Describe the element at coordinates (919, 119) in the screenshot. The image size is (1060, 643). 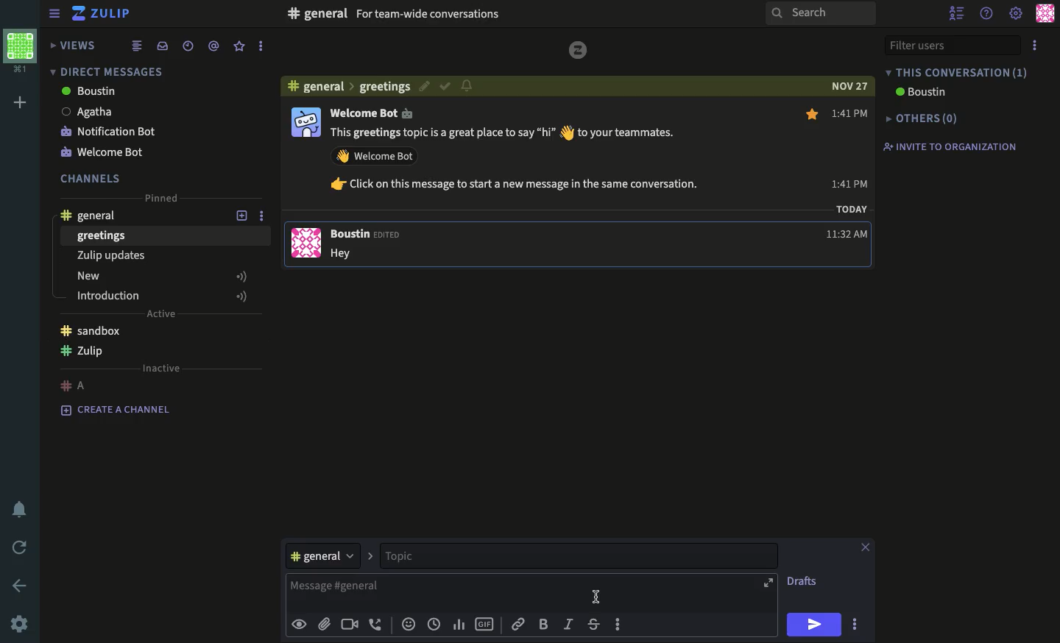
I see `others(0)` at that location.